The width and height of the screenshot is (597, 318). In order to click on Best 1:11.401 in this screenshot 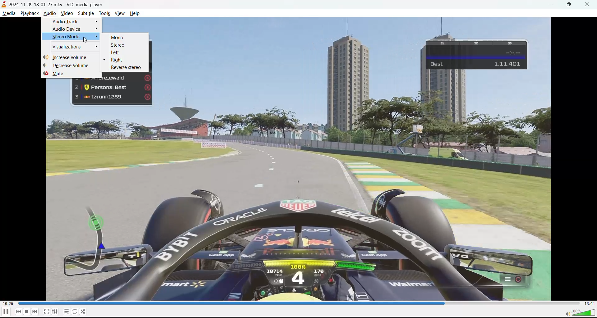, I will do `click(478, 55)`.